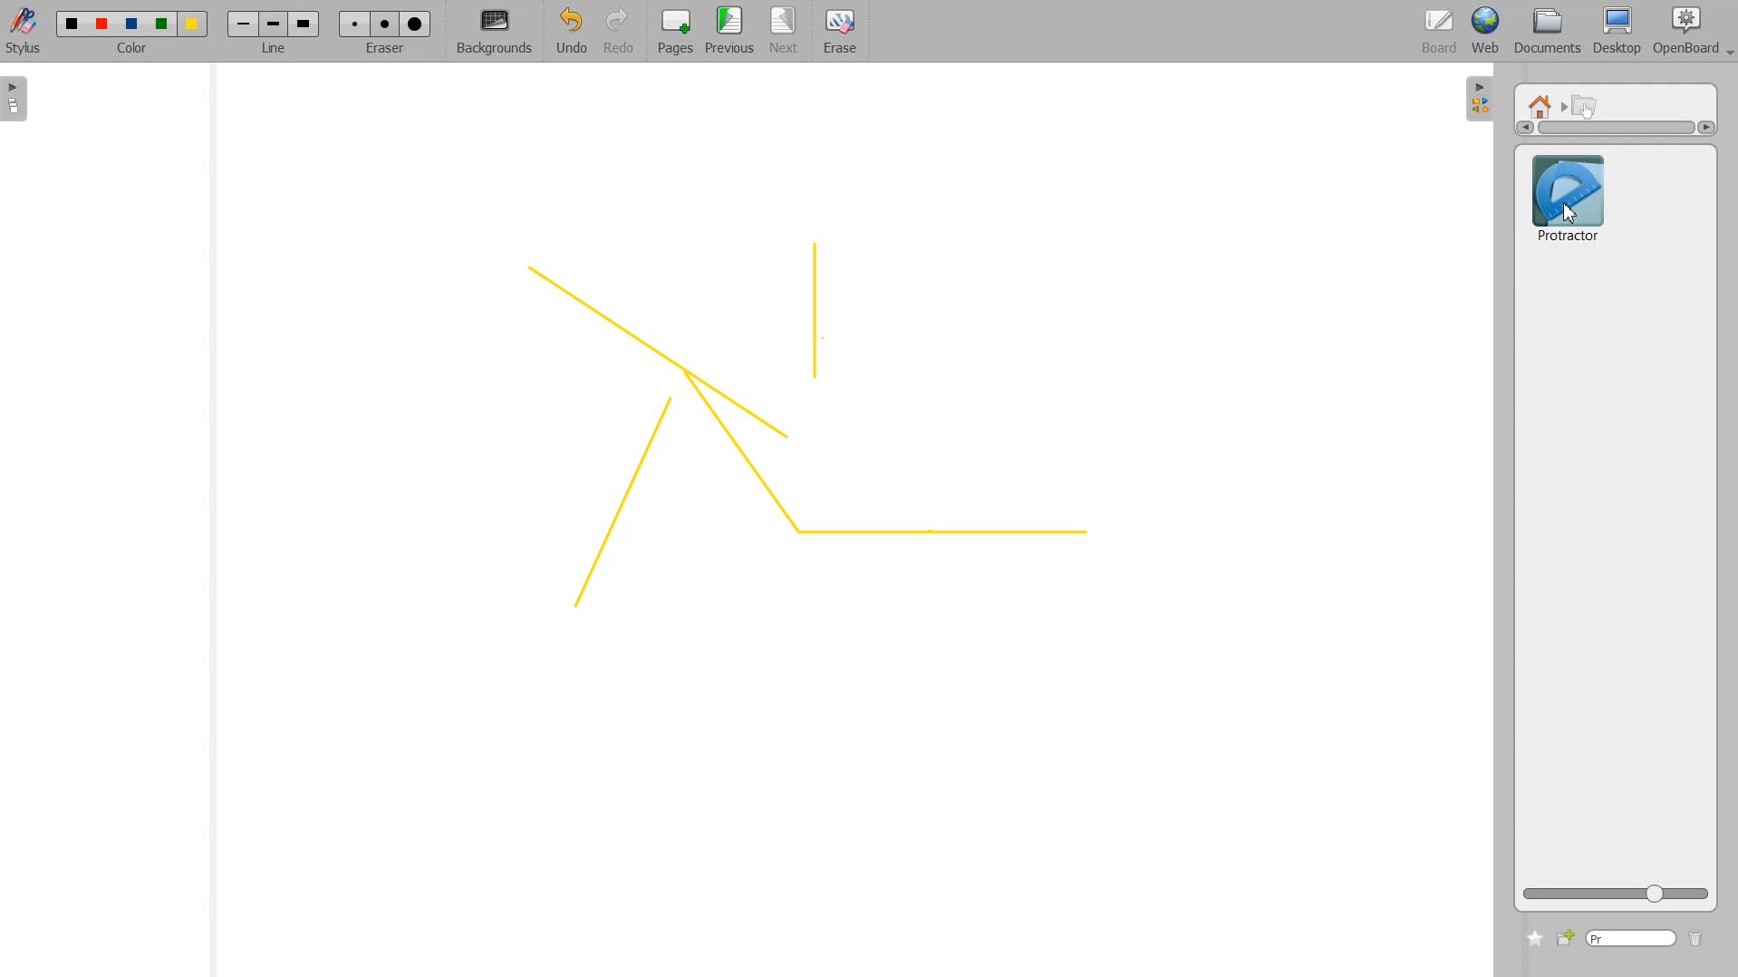  What do you see at coordinates (1440, 33) in the screenshot?
I see `Board` at bounding box center [1440, 33].